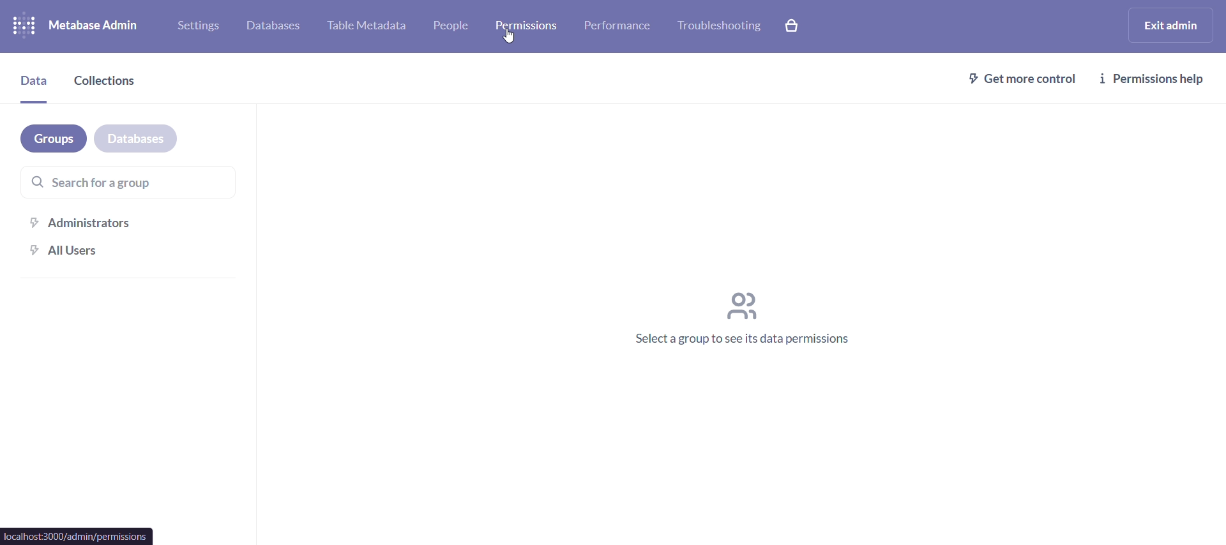  Describe the element at coordinates (366, 26) in the screenshot. I see `table metadata` at that location.